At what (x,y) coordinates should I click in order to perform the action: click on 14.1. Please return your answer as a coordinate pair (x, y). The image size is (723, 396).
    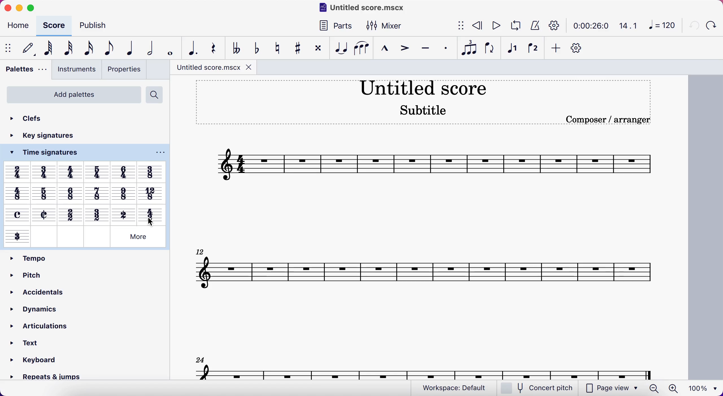
    Looking at the image, I should click on (625, 26).